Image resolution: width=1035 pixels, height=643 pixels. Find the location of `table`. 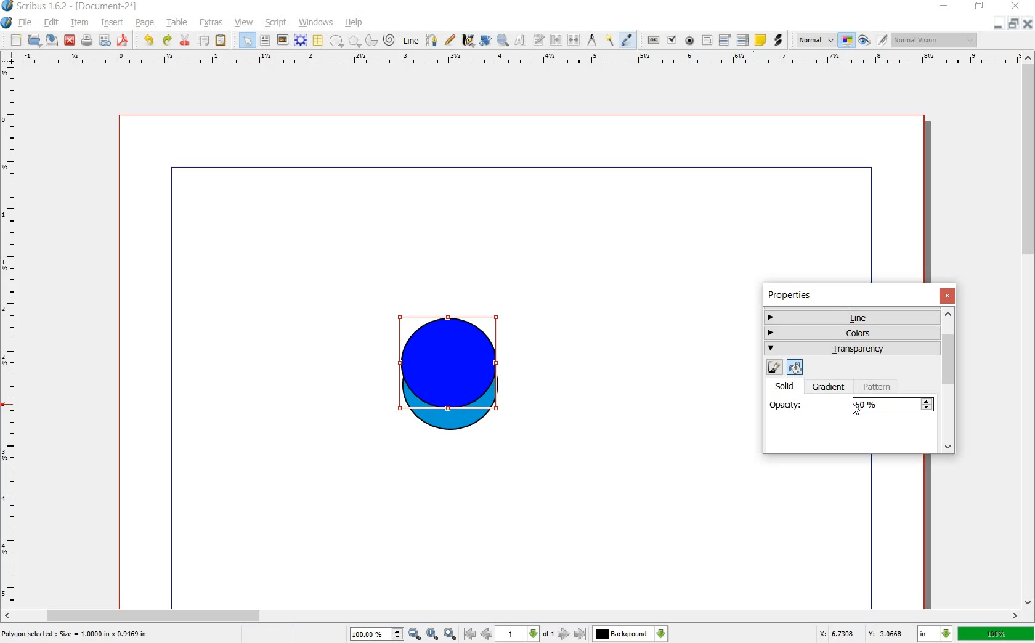

table is located at coordinates (178, 23).